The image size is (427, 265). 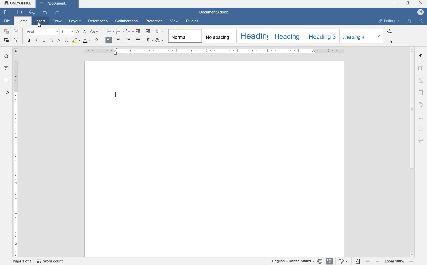 I want to click on FONT NAME, so click(x=42, y=32).